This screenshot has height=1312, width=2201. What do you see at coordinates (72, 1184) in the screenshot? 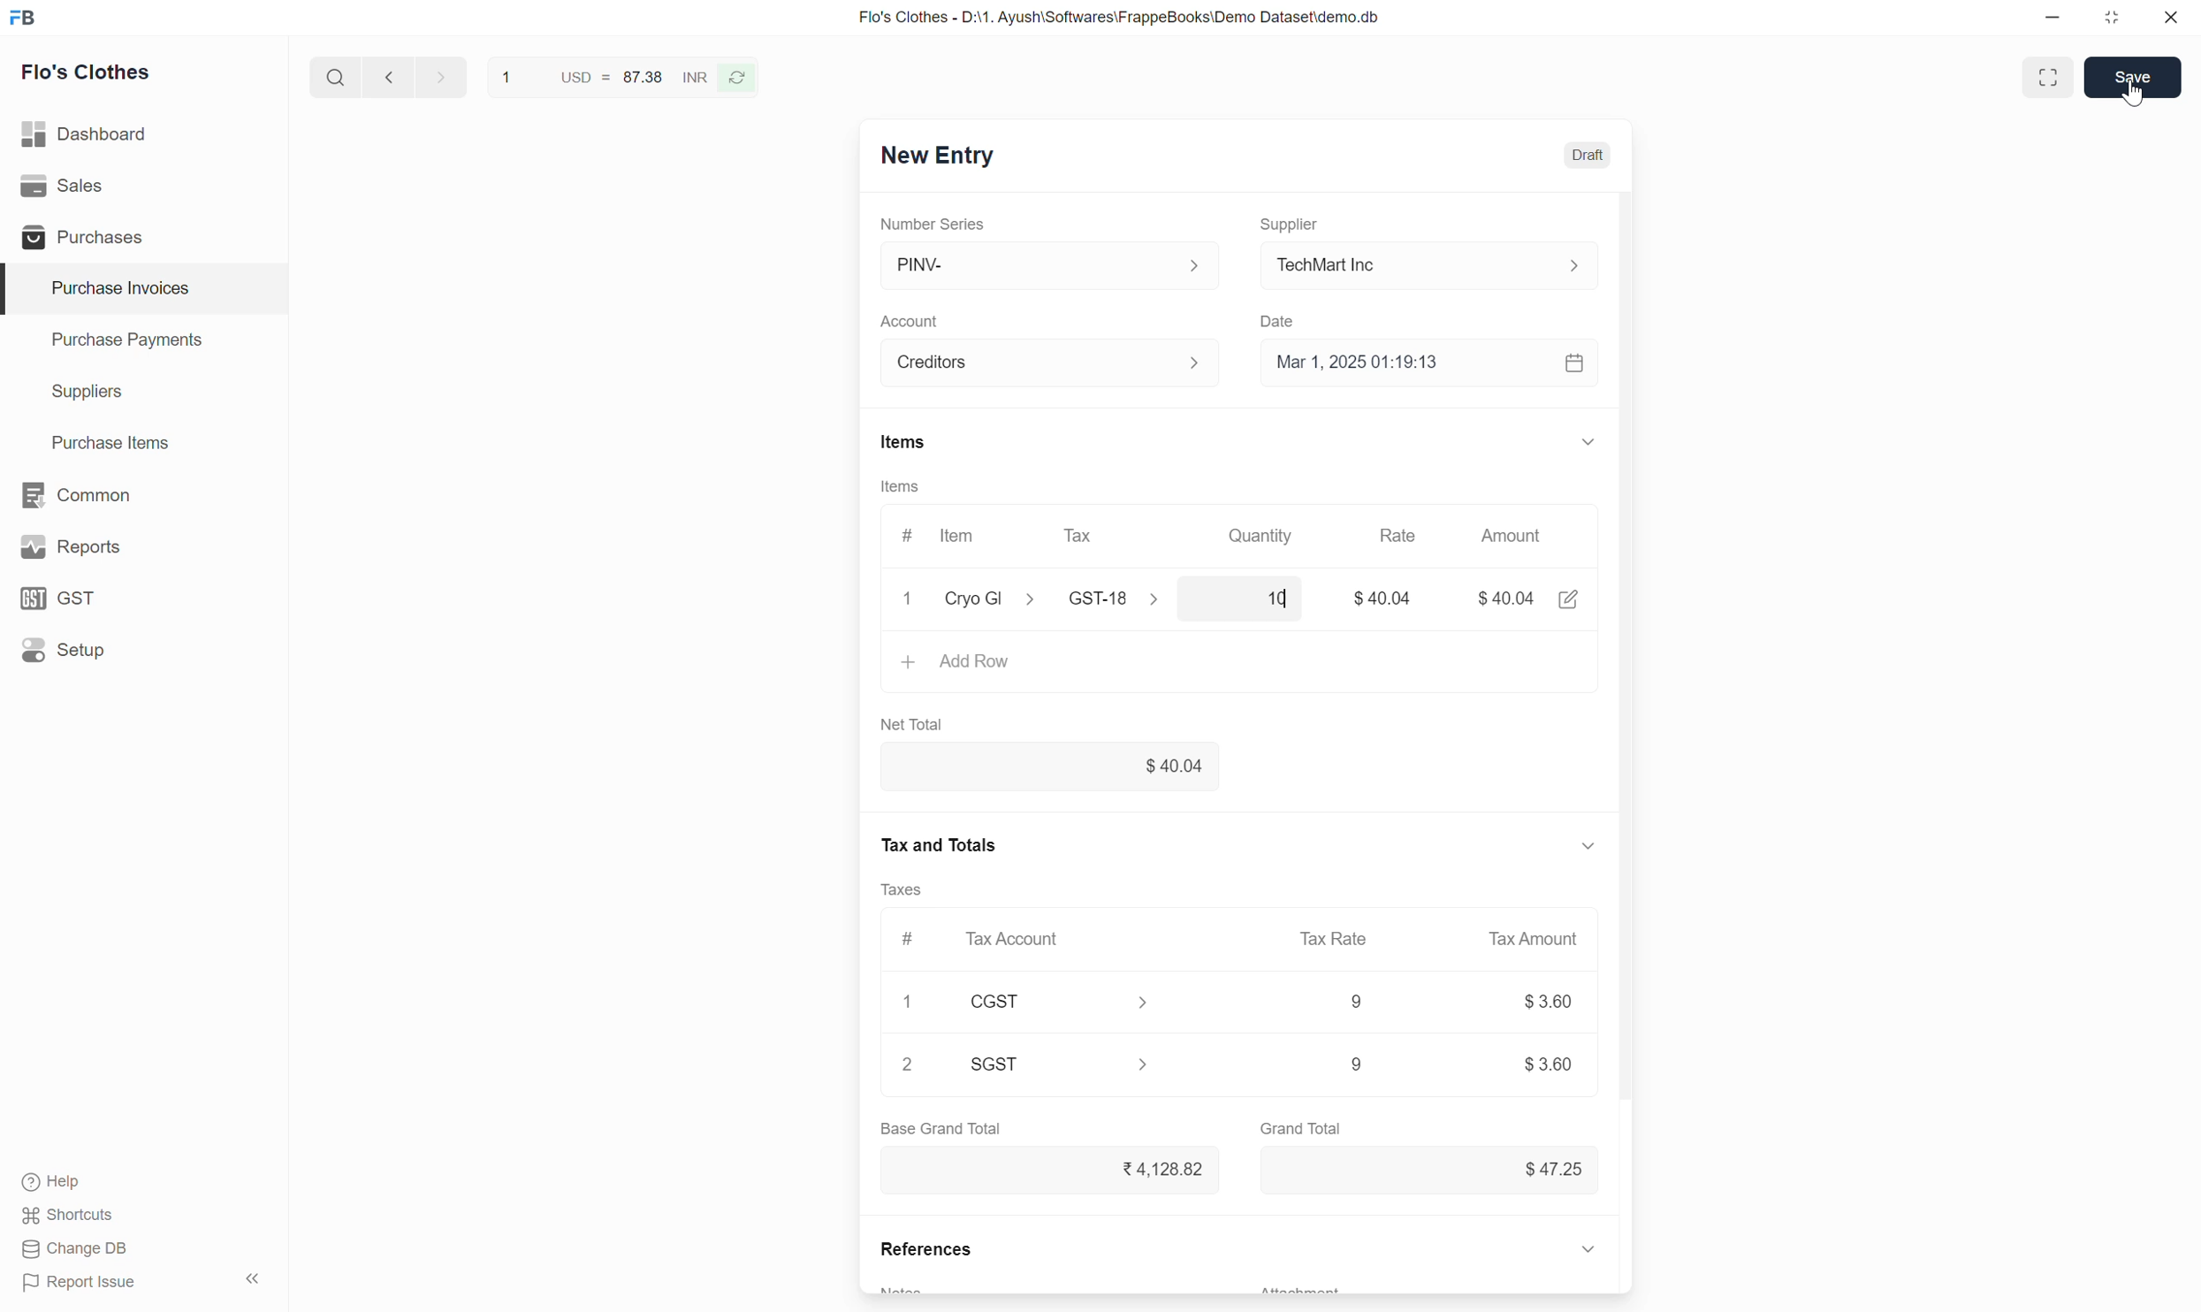
I see ` Help` at bounding box center [72, 1184].